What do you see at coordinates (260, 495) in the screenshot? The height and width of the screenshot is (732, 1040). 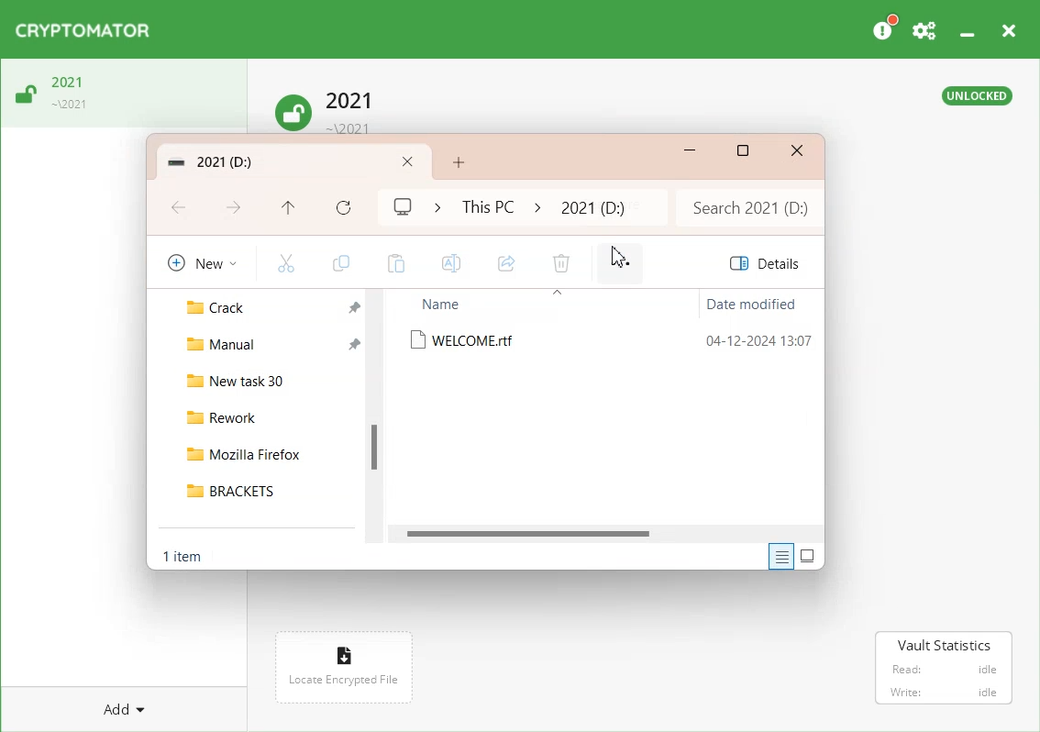 I see `BRACKETS` at bounding box center [260, 495].